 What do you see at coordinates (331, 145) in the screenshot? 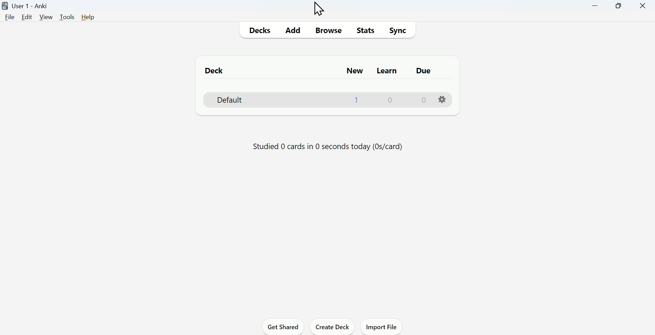
I see `Studied 0 cards in 0 seconds today (0s/card)` at bounding box center [331, 145].